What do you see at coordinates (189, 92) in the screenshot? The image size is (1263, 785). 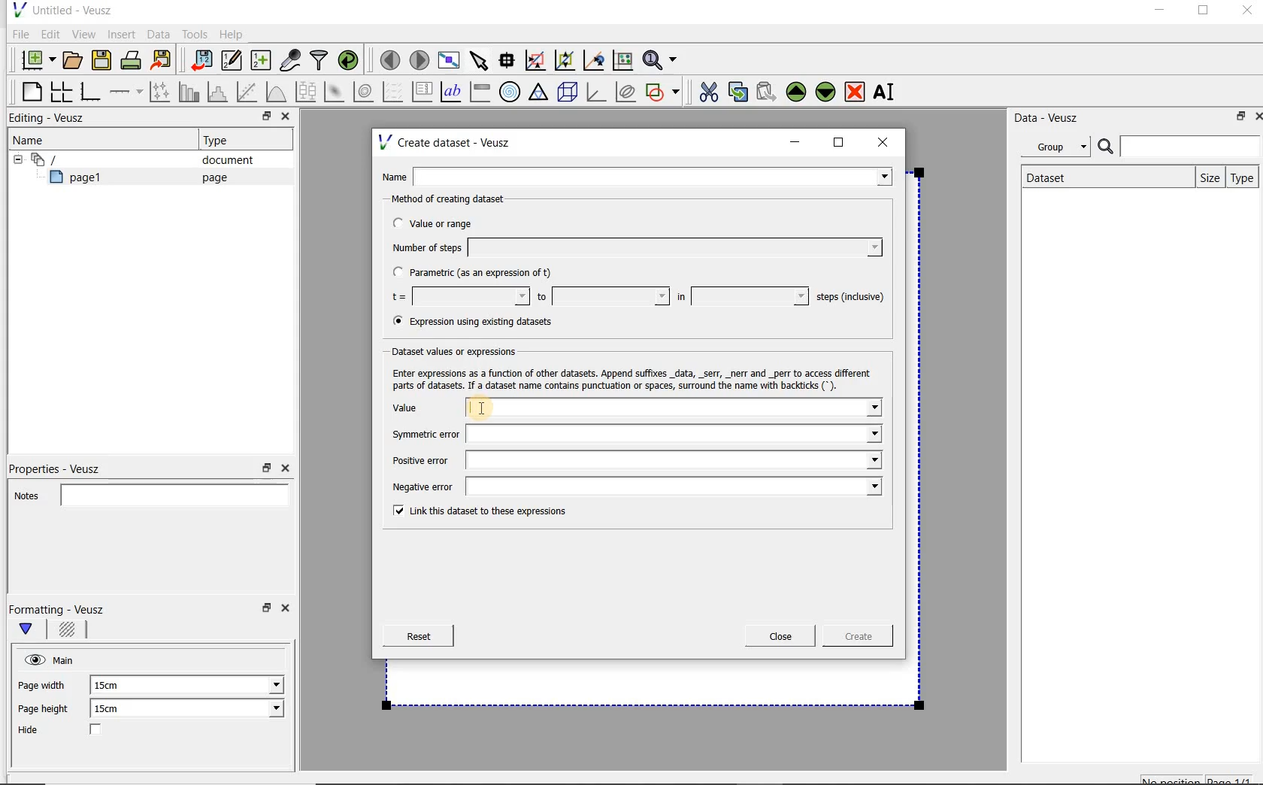 I see `plot bar charts` at bounding box center [189, 92].